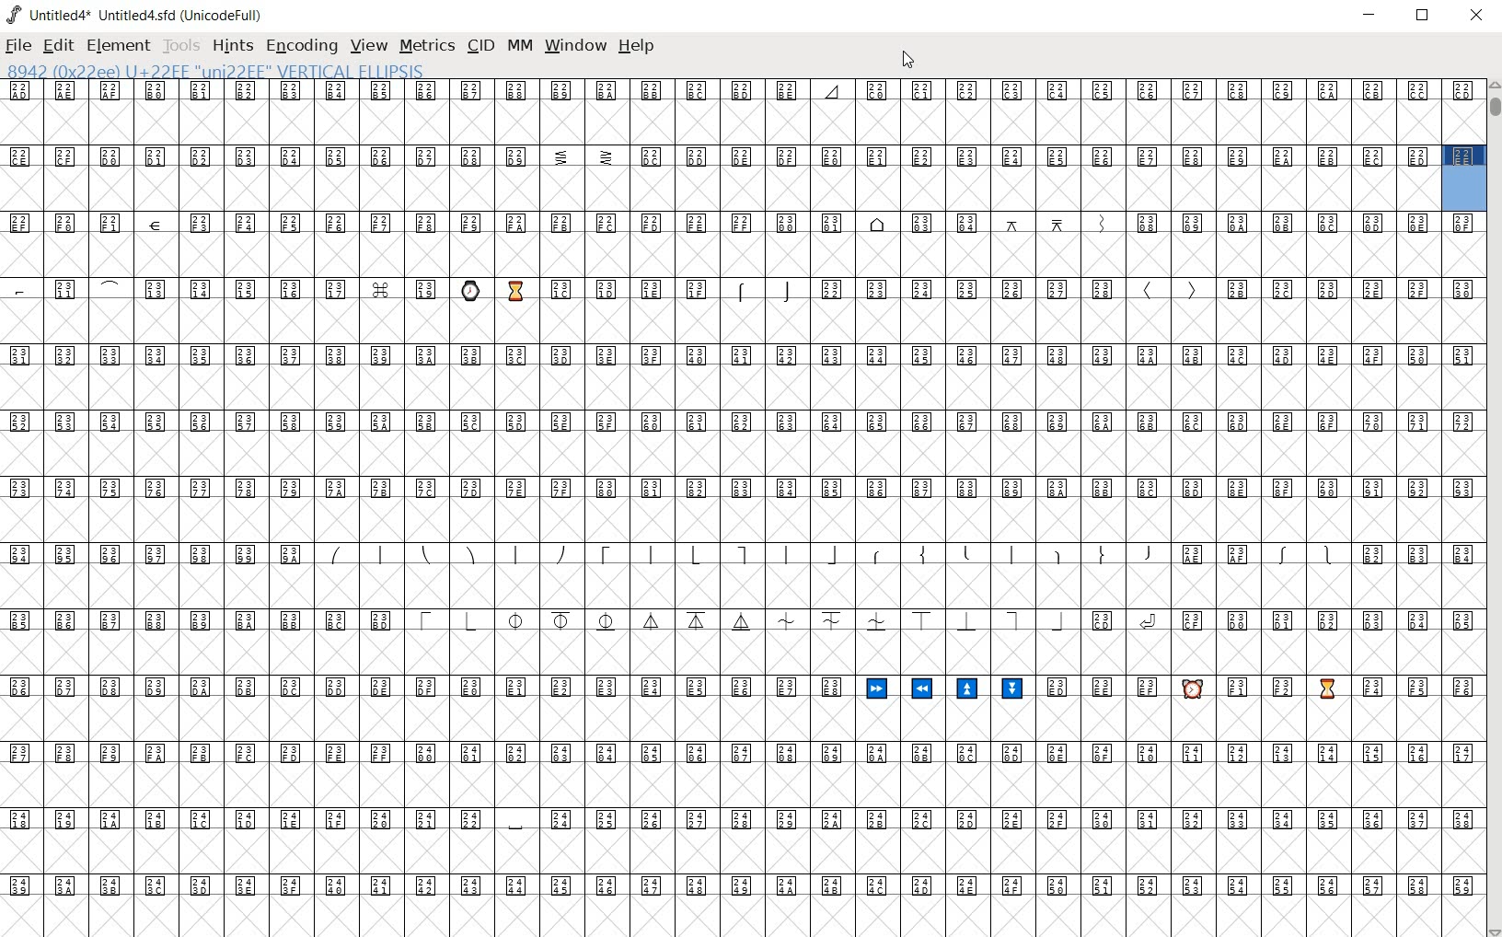 Image resolution: width=1502 pixels, height=937 pixels. I want to click on RESTORE, so click(1427, 17).